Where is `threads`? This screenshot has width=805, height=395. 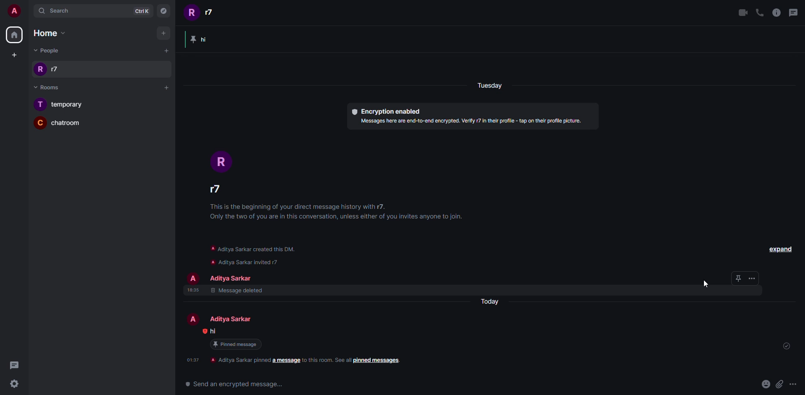
threads is located at coordinates (15, 365).